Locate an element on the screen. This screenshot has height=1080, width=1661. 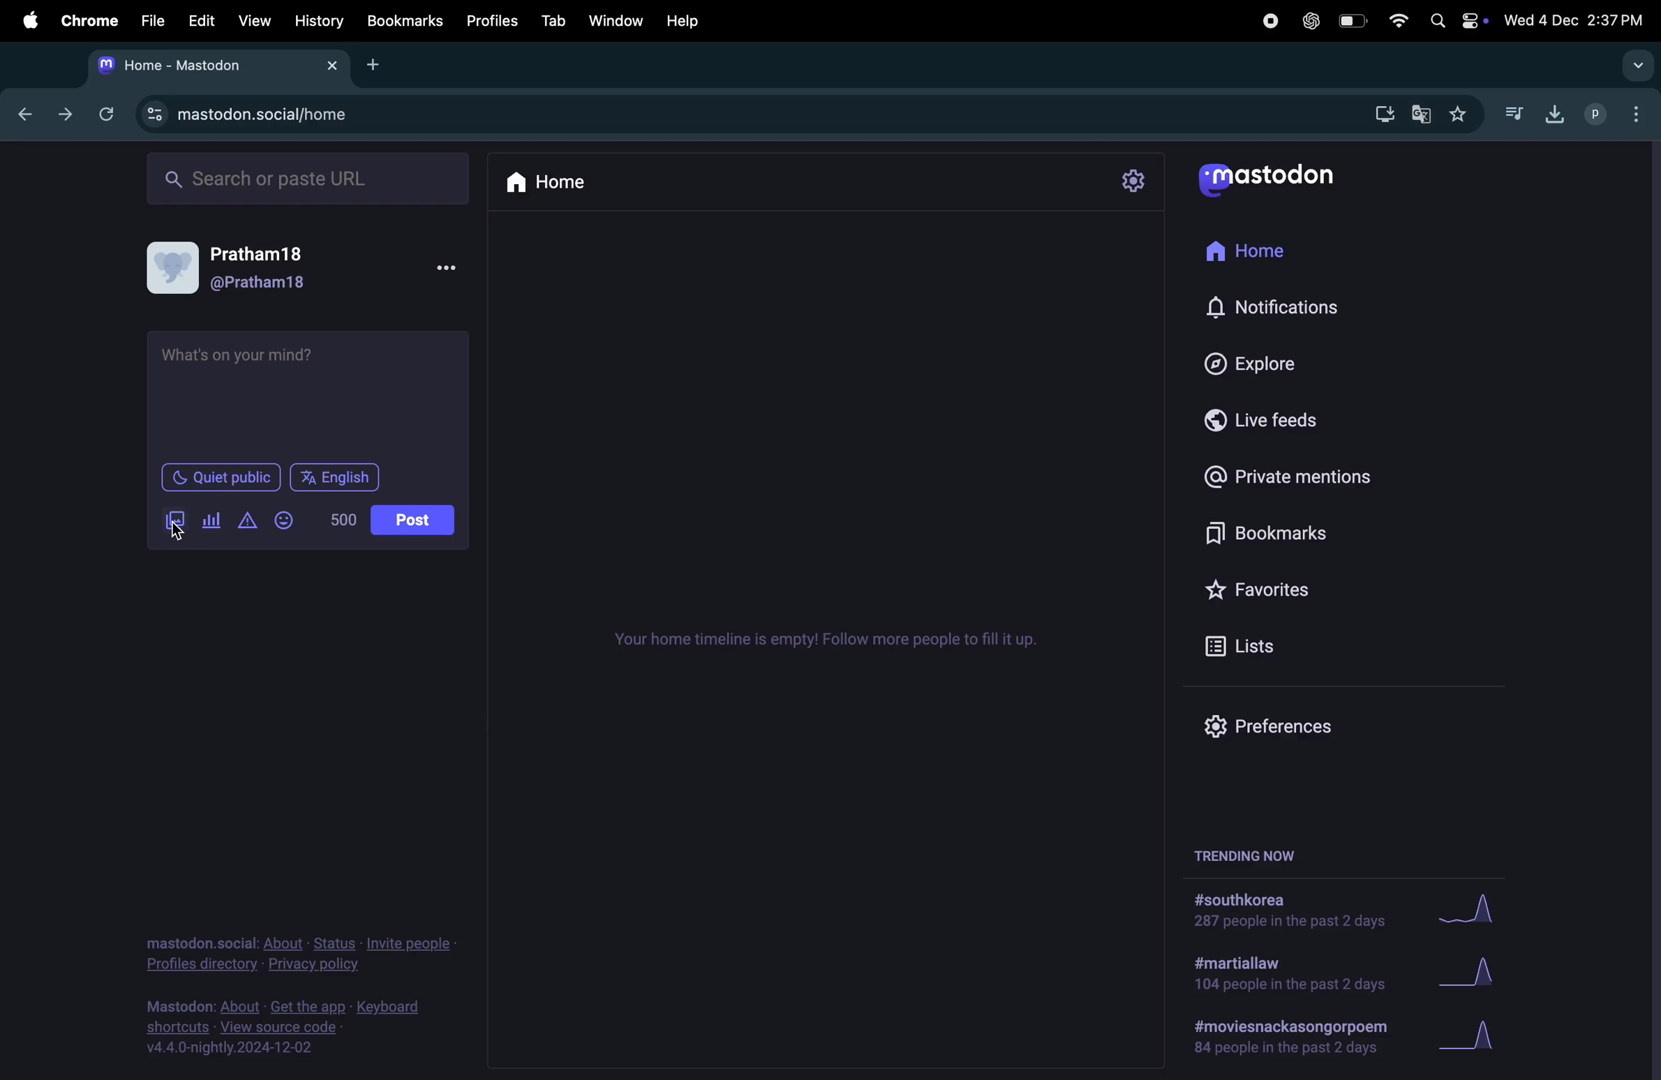
translates is located at coordinates (1422, 115).